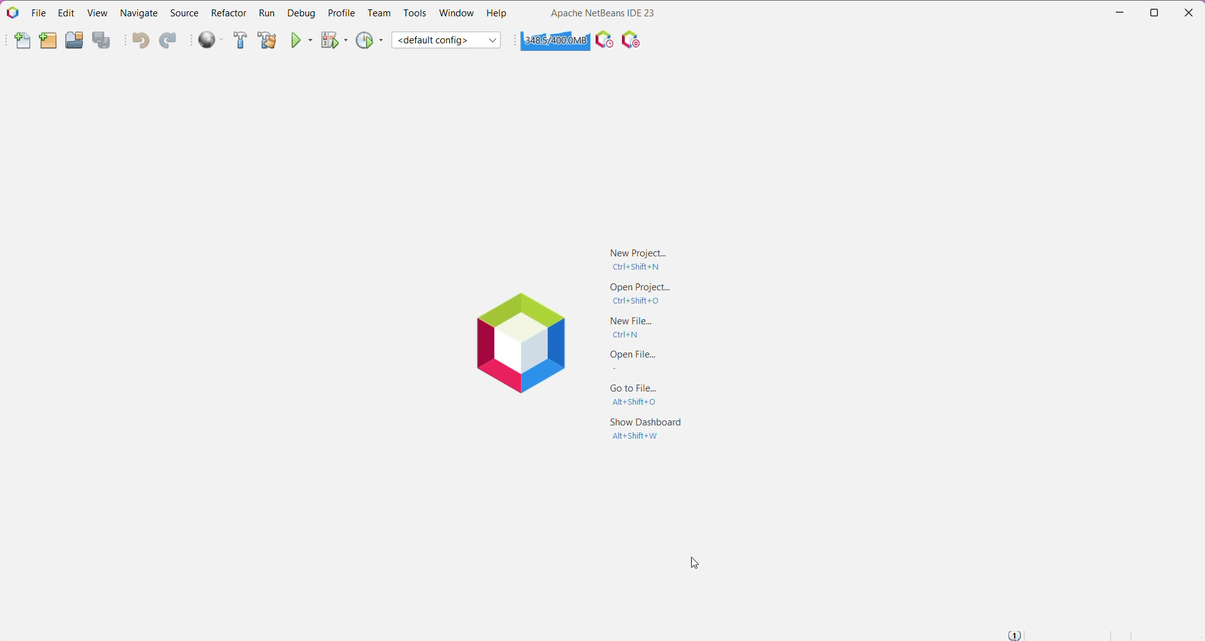 Image resolution: width=1205 pixels, height=641 pixels. Describe the element at coordinates (633, 39) in the screenshot. I see `I/O Checks` at that location.